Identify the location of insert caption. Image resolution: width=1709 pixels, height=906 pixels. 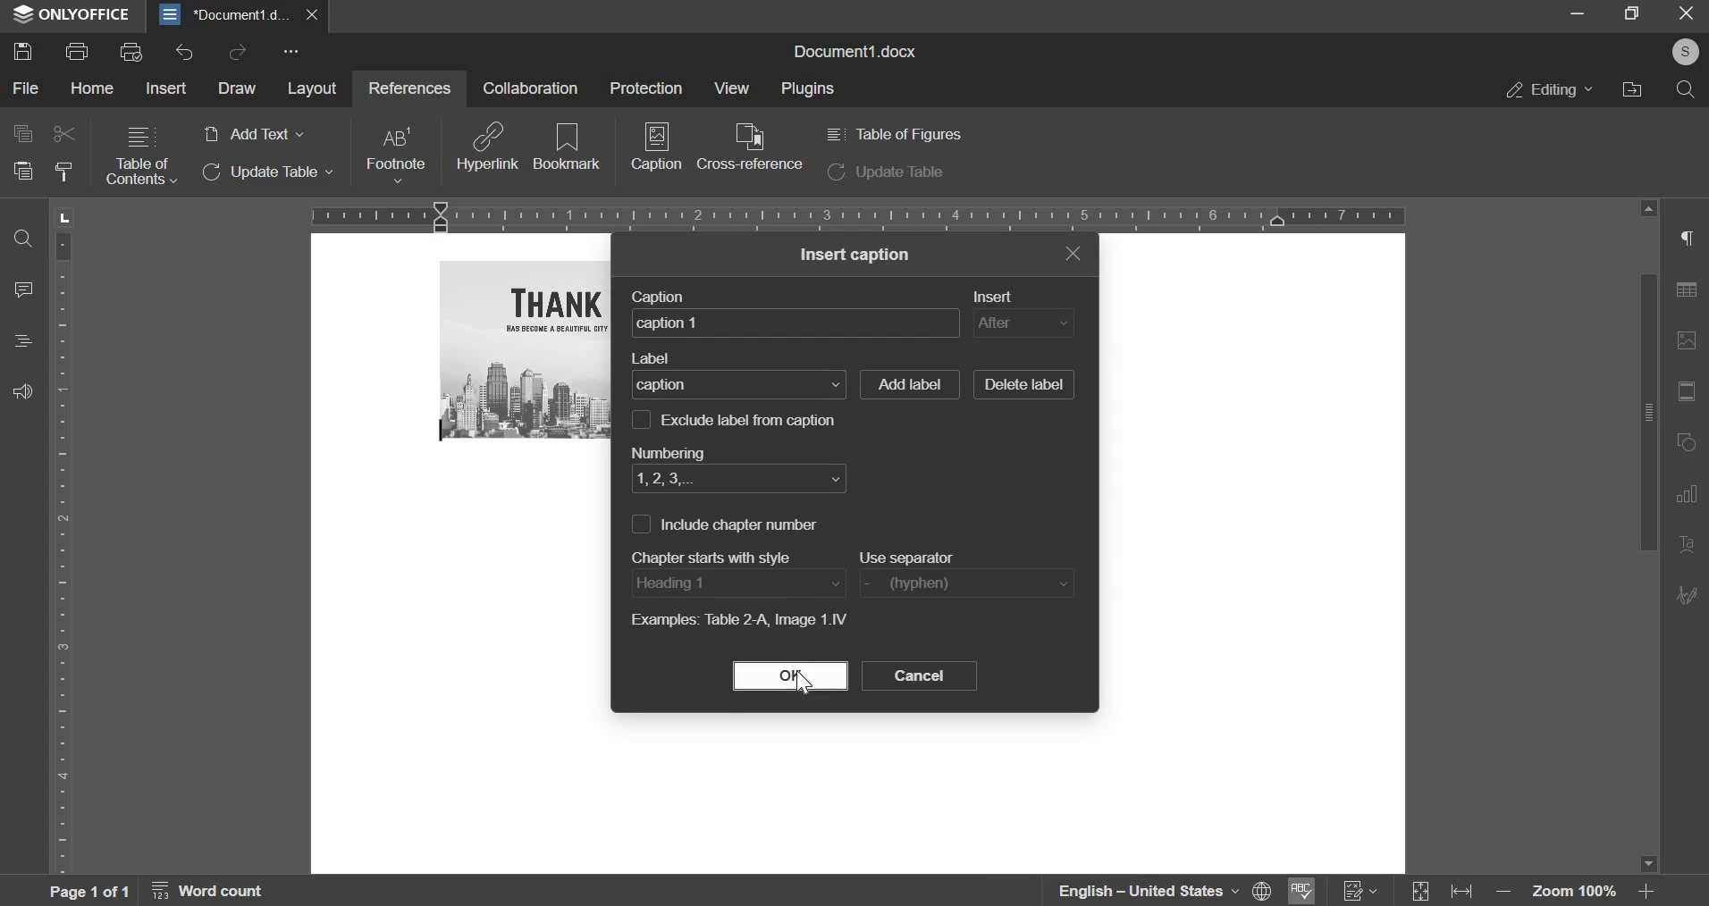
(856, 255).